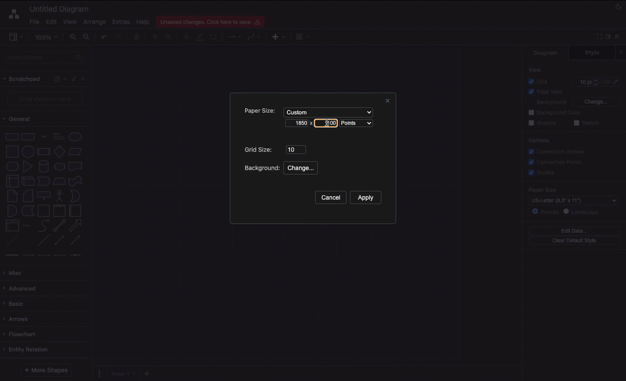  Describe the element at coordinates (543, 173) in the screenshot. I see `Guides` at that location.